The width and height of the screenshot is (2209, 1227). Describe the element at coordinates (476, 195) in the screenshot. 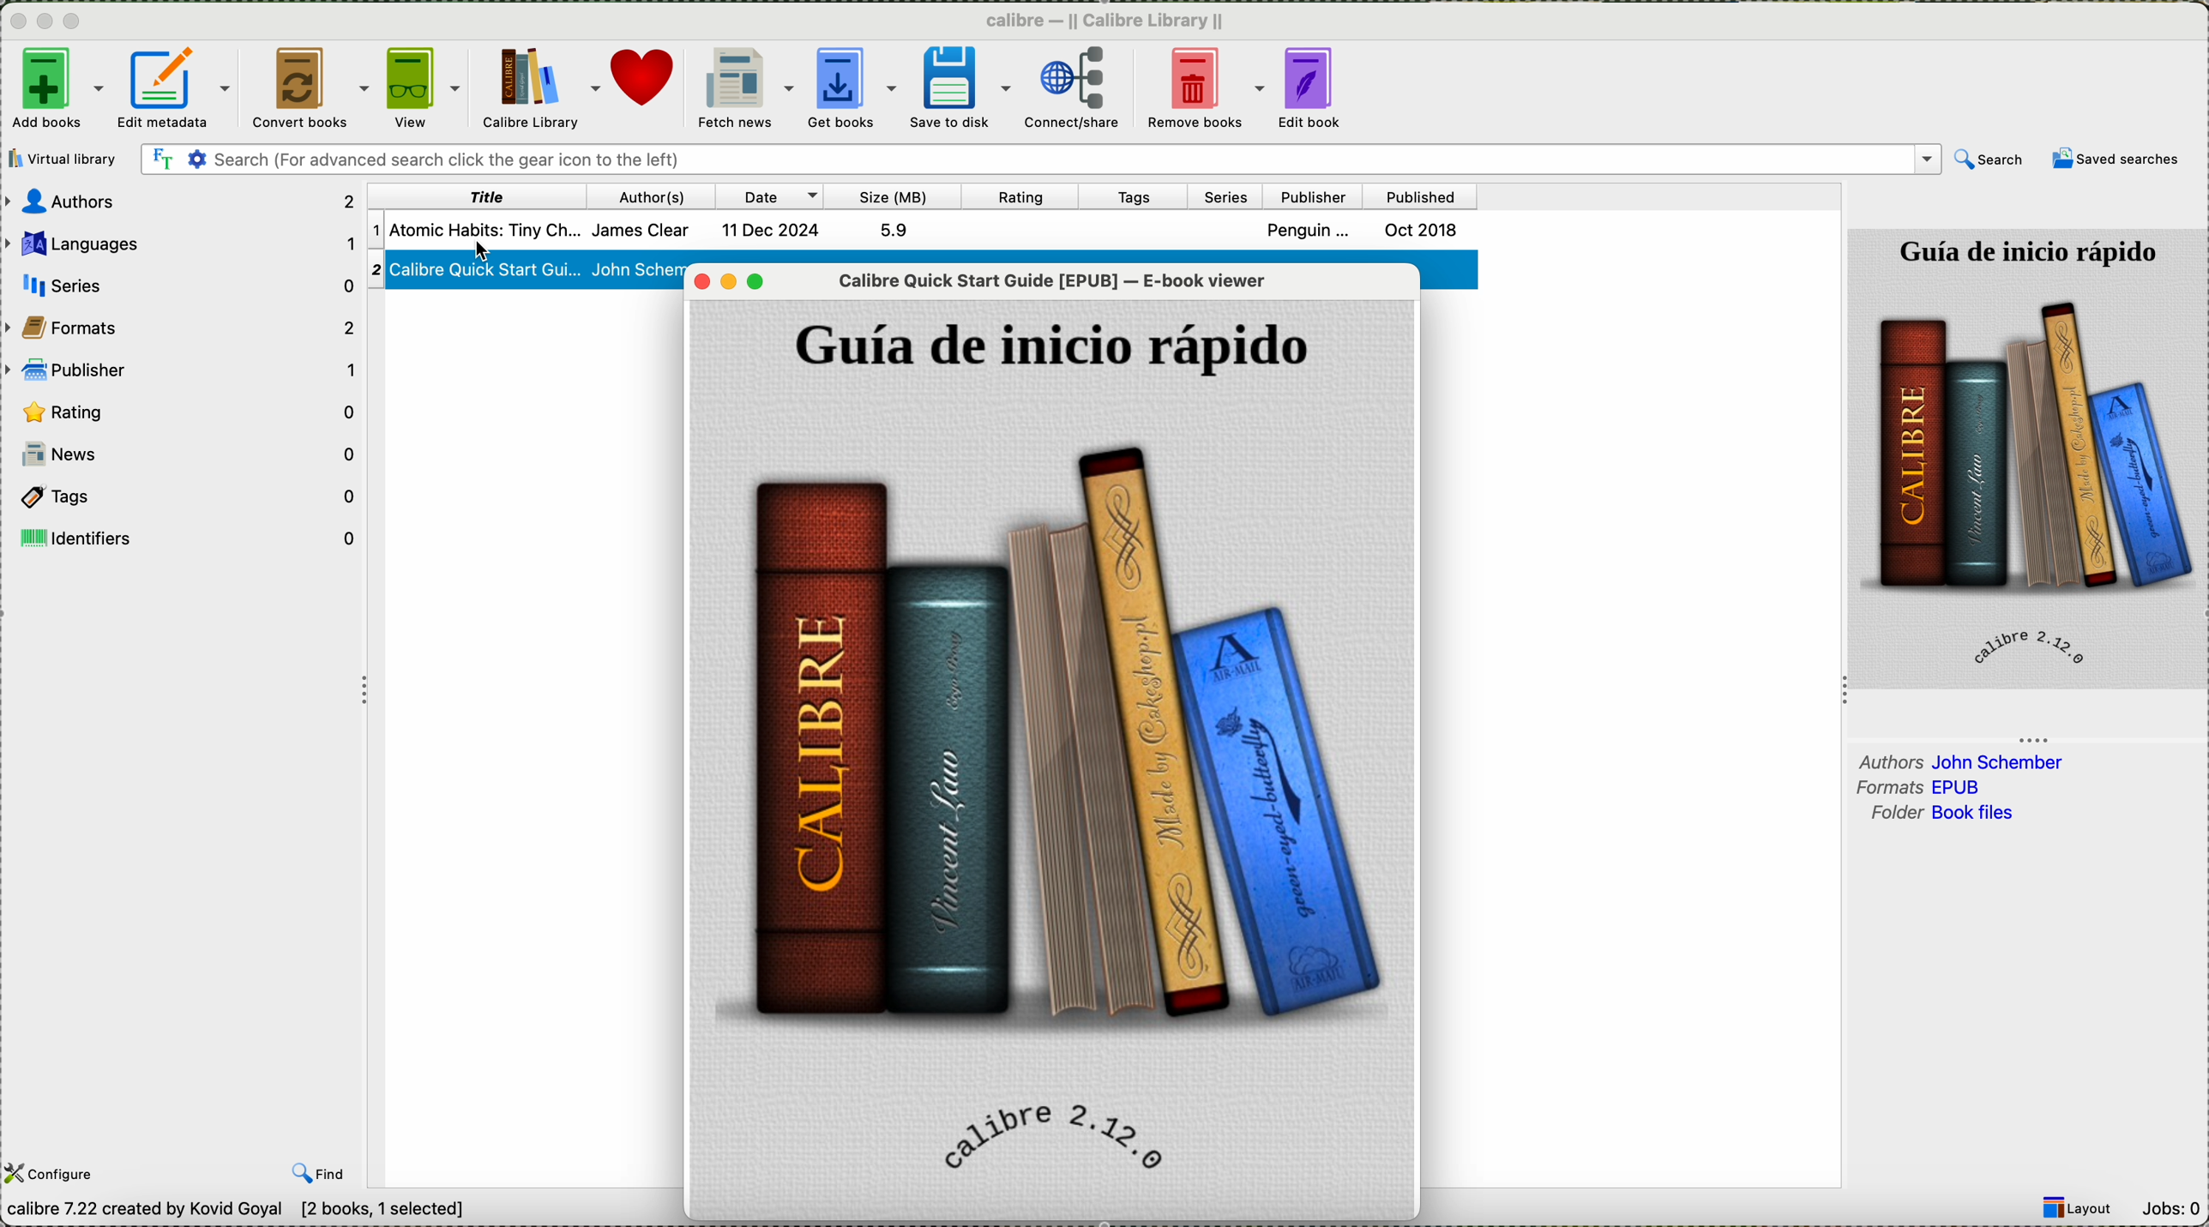

I see `title` at that location.